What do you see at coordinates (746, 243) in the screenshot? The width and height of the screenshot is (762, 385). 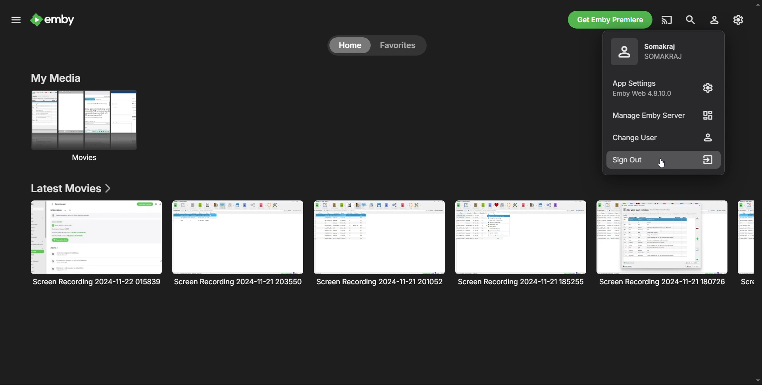 I see `Movie` at bounding box center [746, 243].